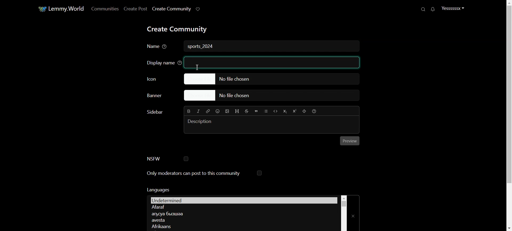 This screenshot has height=231, width=512. I want to click on Italic, so click(198, 111).